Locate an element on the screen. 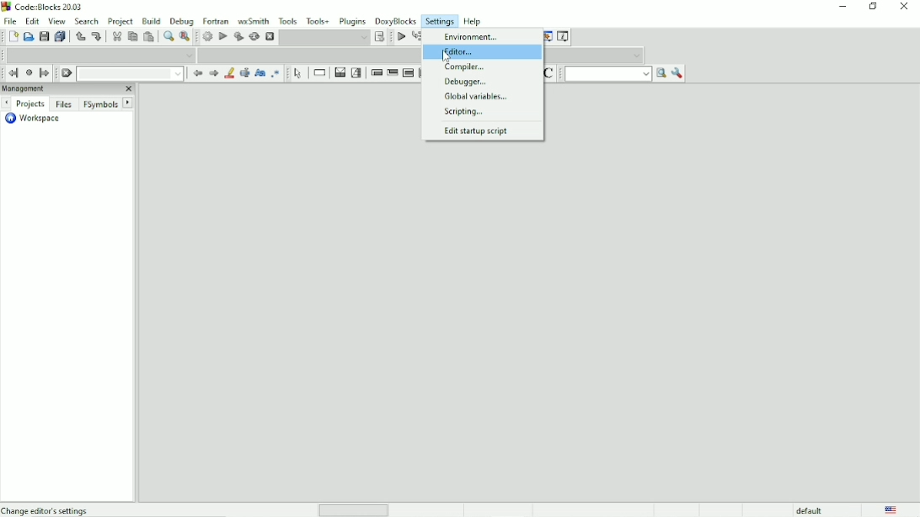 This screenshot has height=517, width=920. Debugger is located at coordinates (478, 83).